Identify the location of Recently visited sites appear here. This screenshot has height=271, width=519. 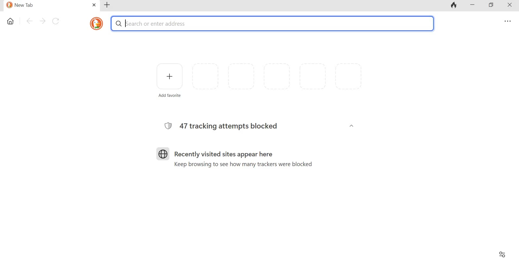
(223, 154).